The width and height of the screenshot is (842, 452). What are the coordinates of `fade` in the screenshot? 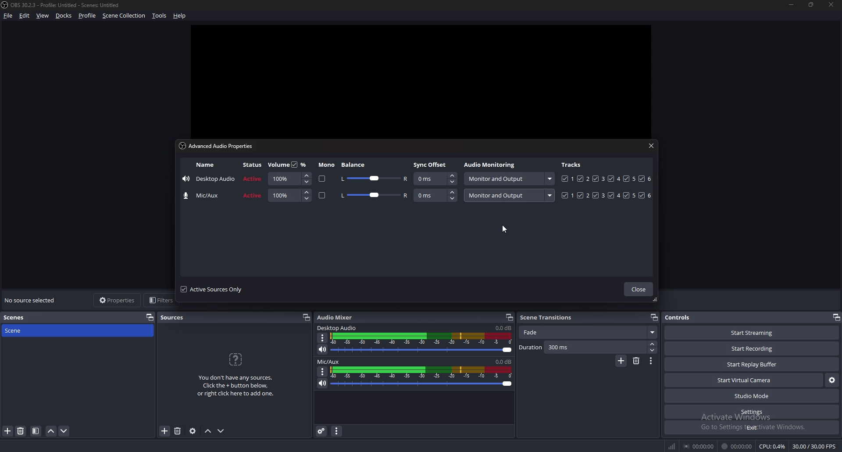 It's located at (589, 332).